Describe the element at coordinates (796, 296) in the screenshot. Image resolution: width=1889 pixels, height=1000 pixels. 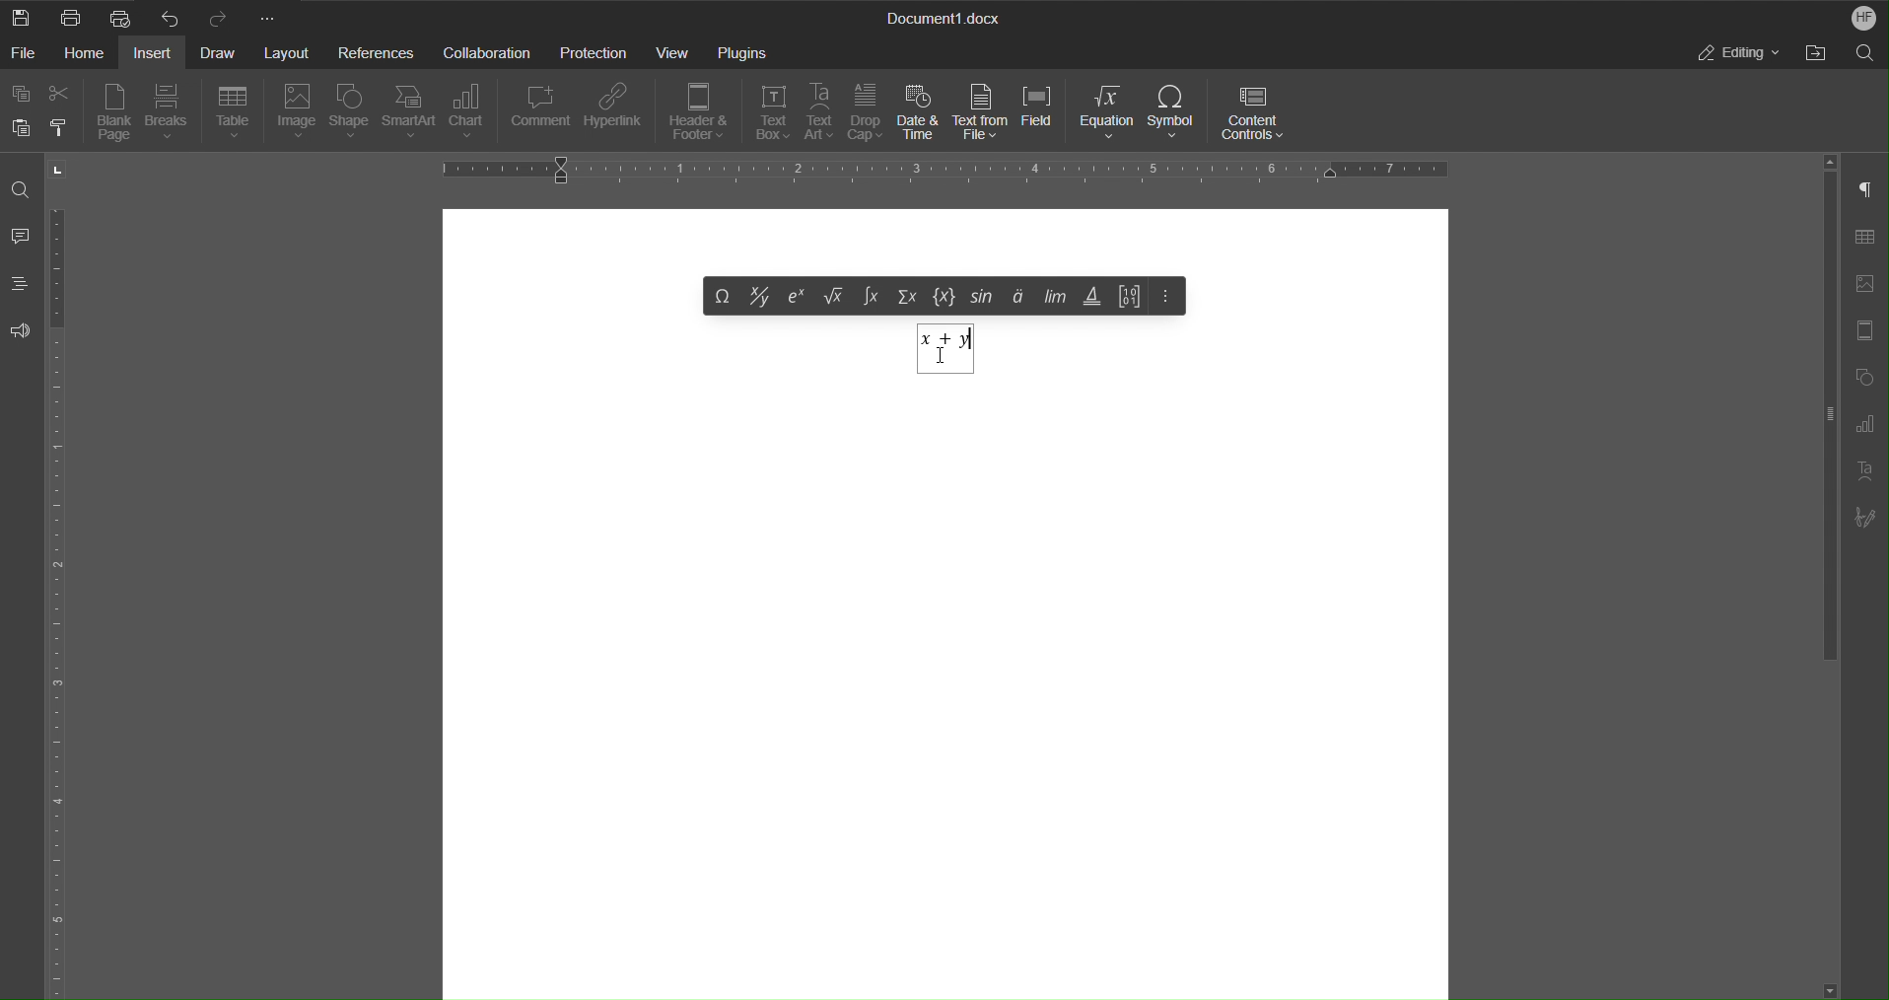
I see `Exponent` at that location.